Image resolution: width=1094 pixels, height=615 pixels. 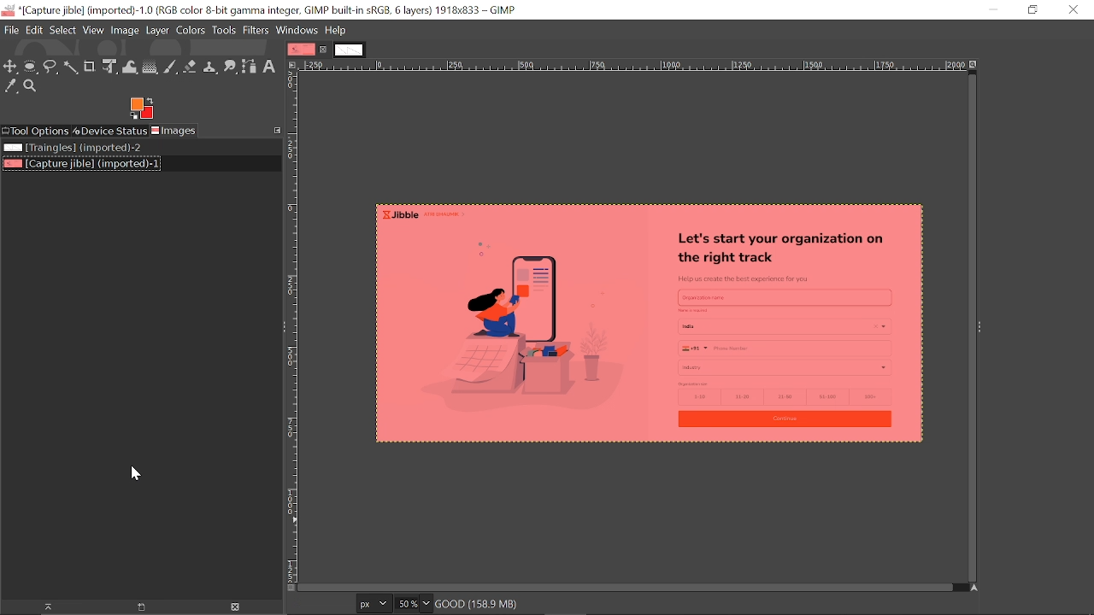 I want to click on Help, so click(x=335, y=31).